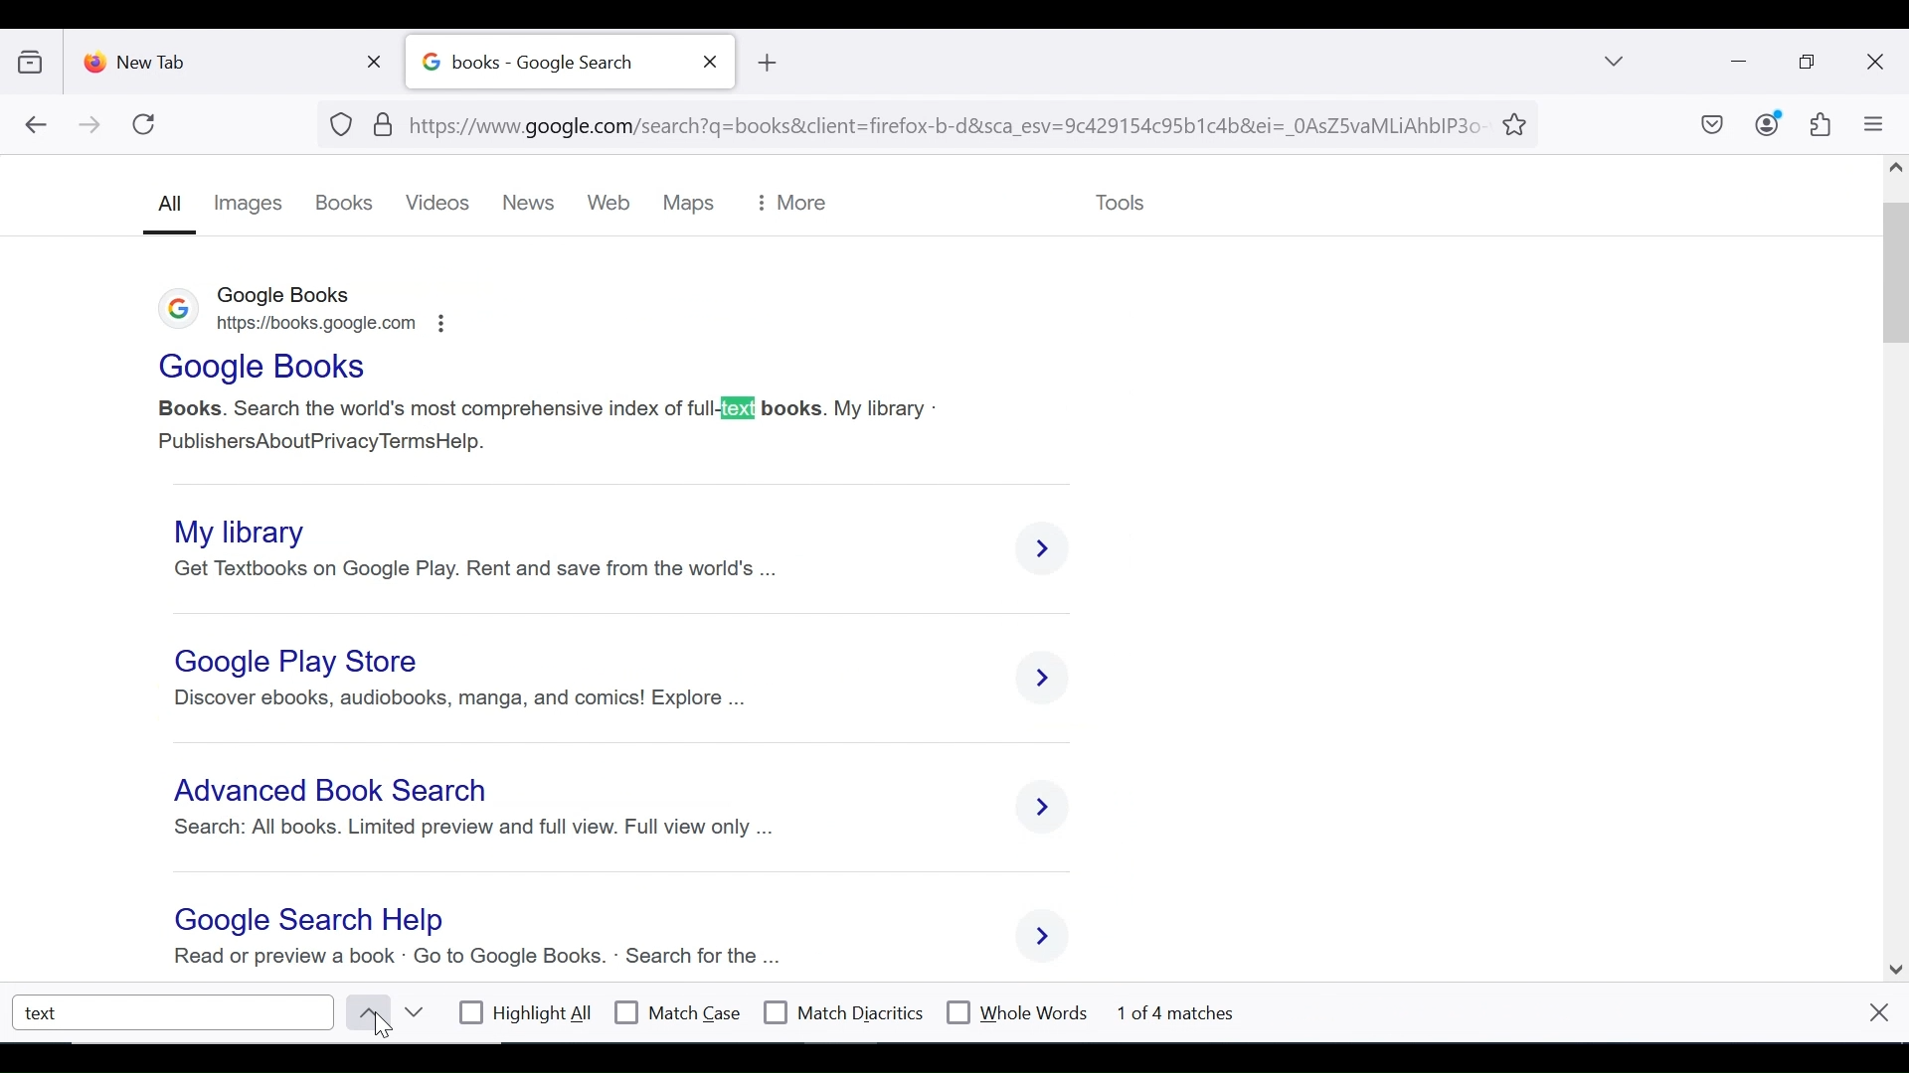 This screenshot has height=1073, width=1909. What do you see at coordinates (612, 205) in the screenshot?
I see `web` at bounding box center [612, 205].